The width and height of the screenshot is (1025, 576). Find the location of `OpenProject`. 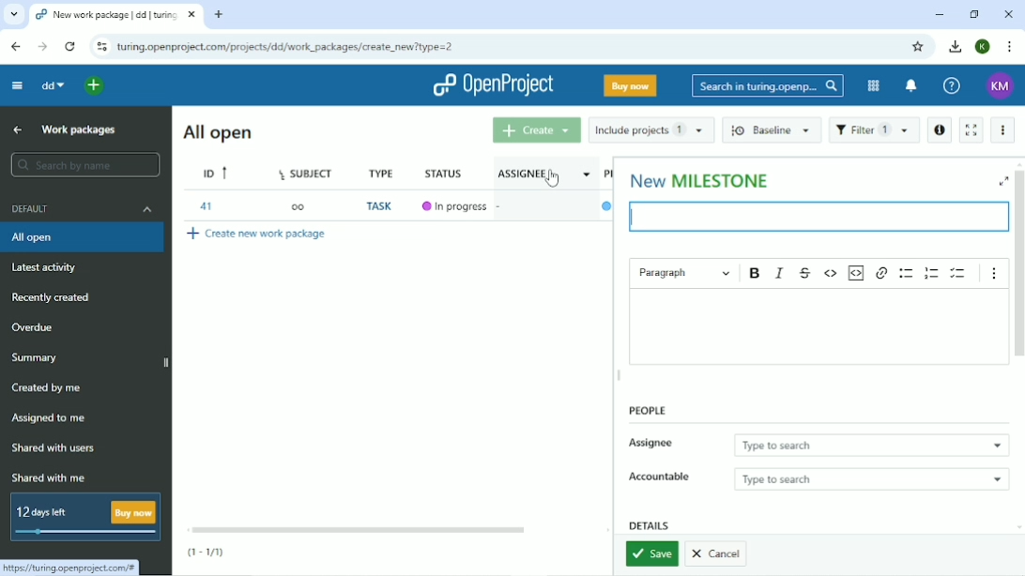

OpenProject is located at coordinates (491, 85).